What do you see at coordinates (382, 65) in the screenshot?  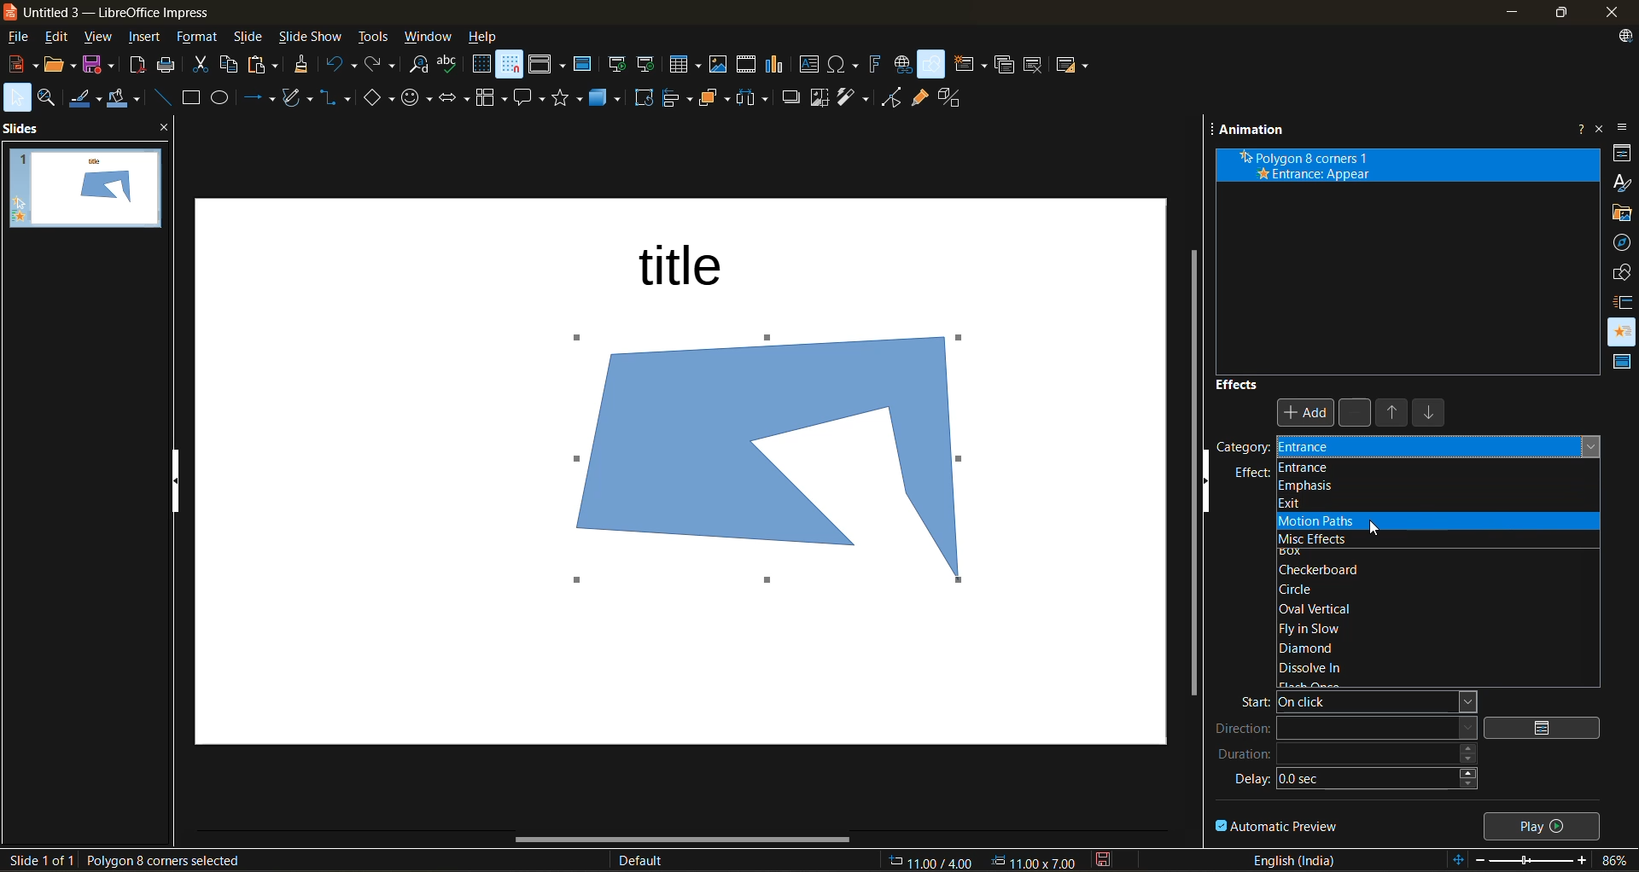 I see `redo` at bounding box center [382, 65].